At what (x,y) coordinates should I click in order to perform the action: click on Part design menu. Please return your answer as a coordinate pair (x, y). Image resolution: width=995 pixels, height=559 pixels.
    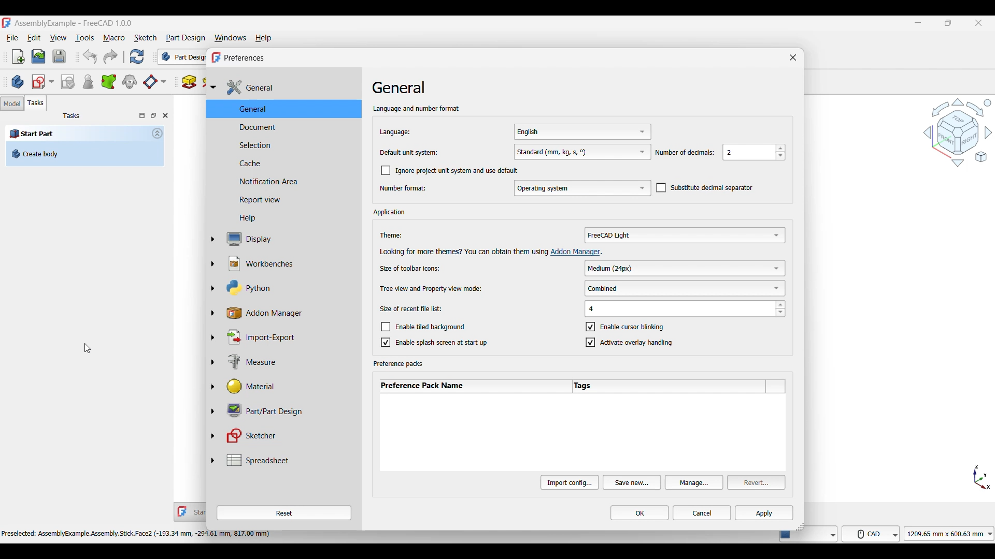
    Looking at the image, I should click on (186, 38).